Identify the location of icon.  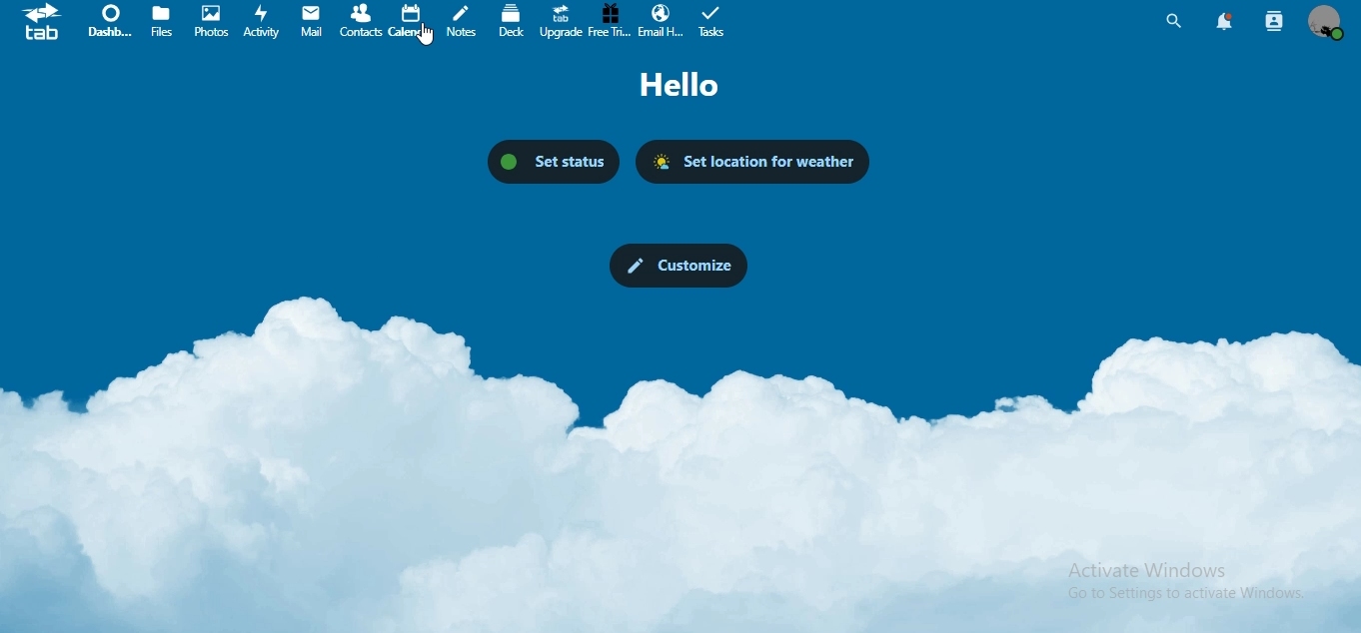
(43, 26).